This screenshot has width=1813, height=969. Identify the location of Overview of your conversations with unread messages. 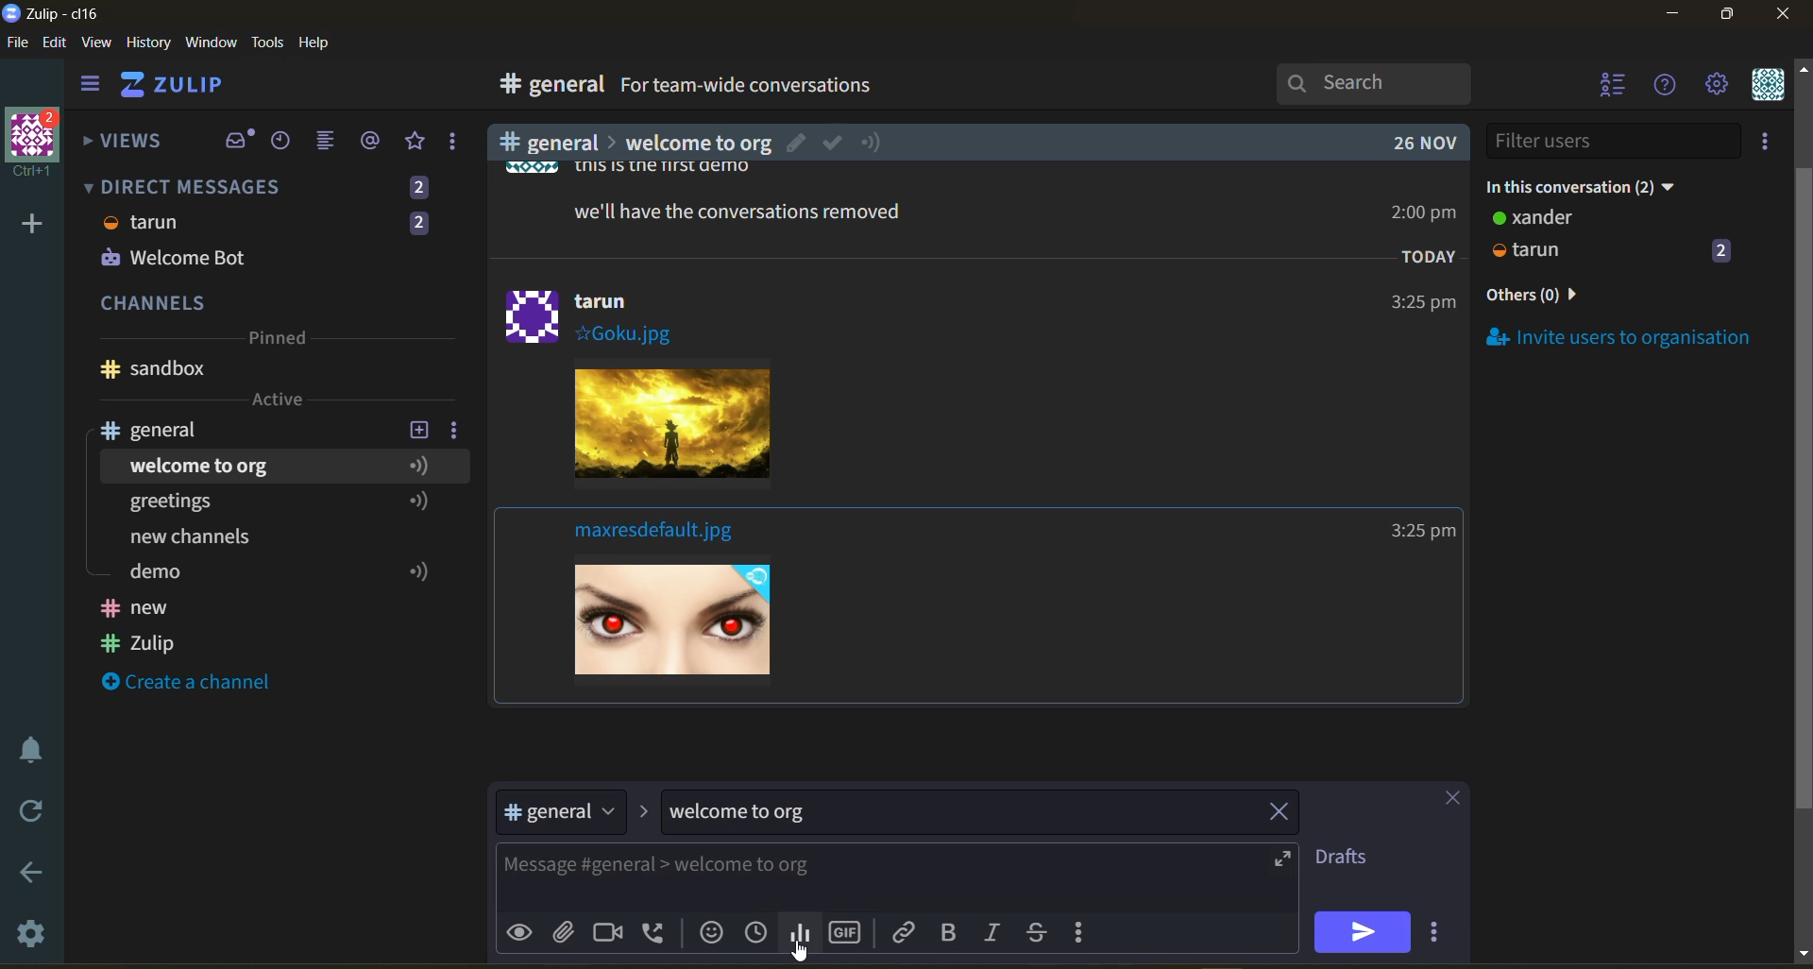
(835, 88).